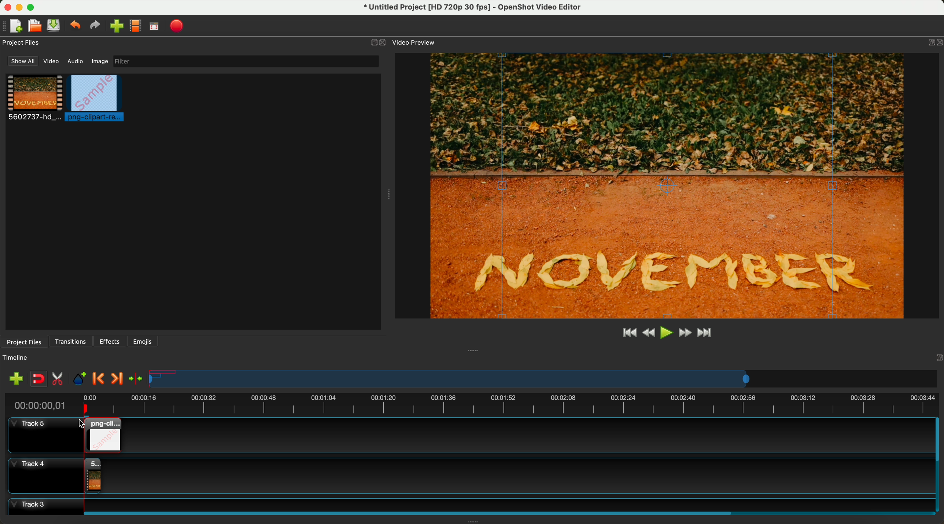 The image size is (944, 524). What do you see at coordinates (76, 26) in the screenshot?
I see `undo` at bounding box center [76, 26].